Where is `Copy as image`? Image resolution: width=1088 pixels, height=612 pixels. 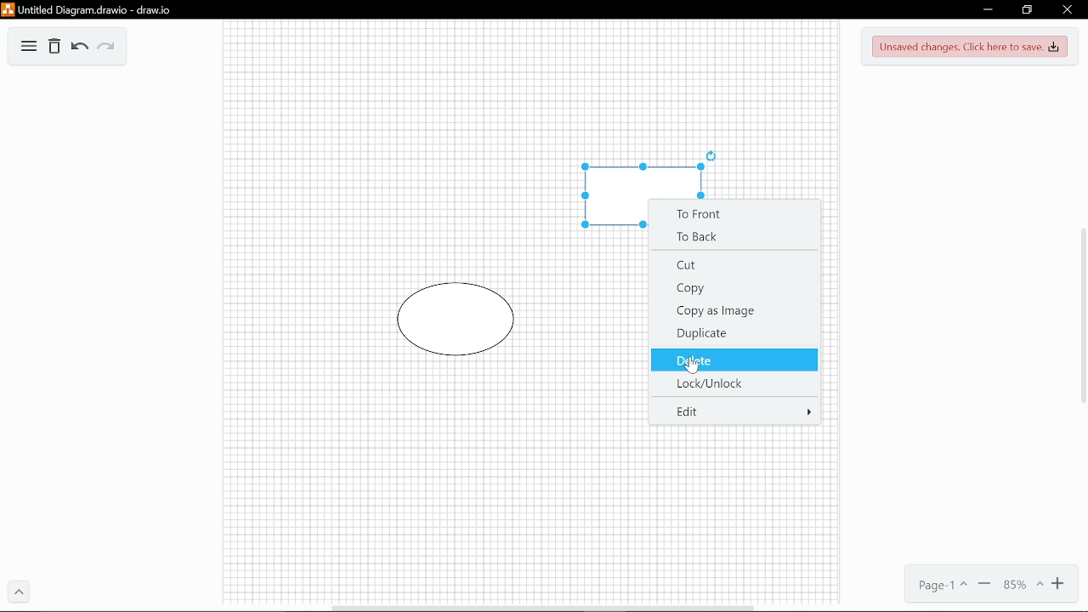
Copy as image is located at coordinates (734, 309).